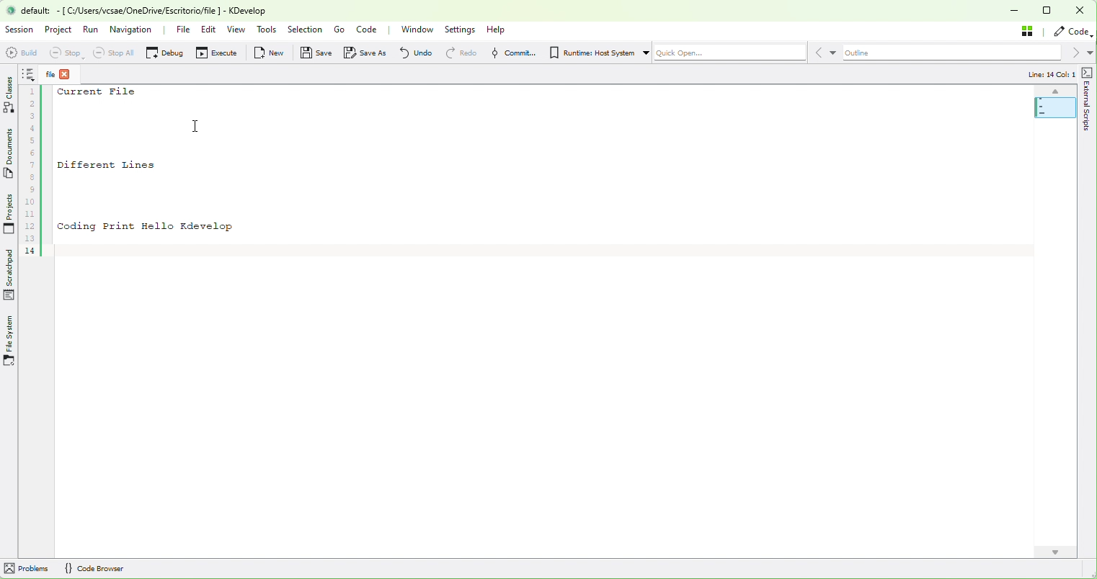 This screenshot has height=579, width=1097. Describe the element at coordinates (94, 567) in the screenshot. I see `{} code Browser` at that location.